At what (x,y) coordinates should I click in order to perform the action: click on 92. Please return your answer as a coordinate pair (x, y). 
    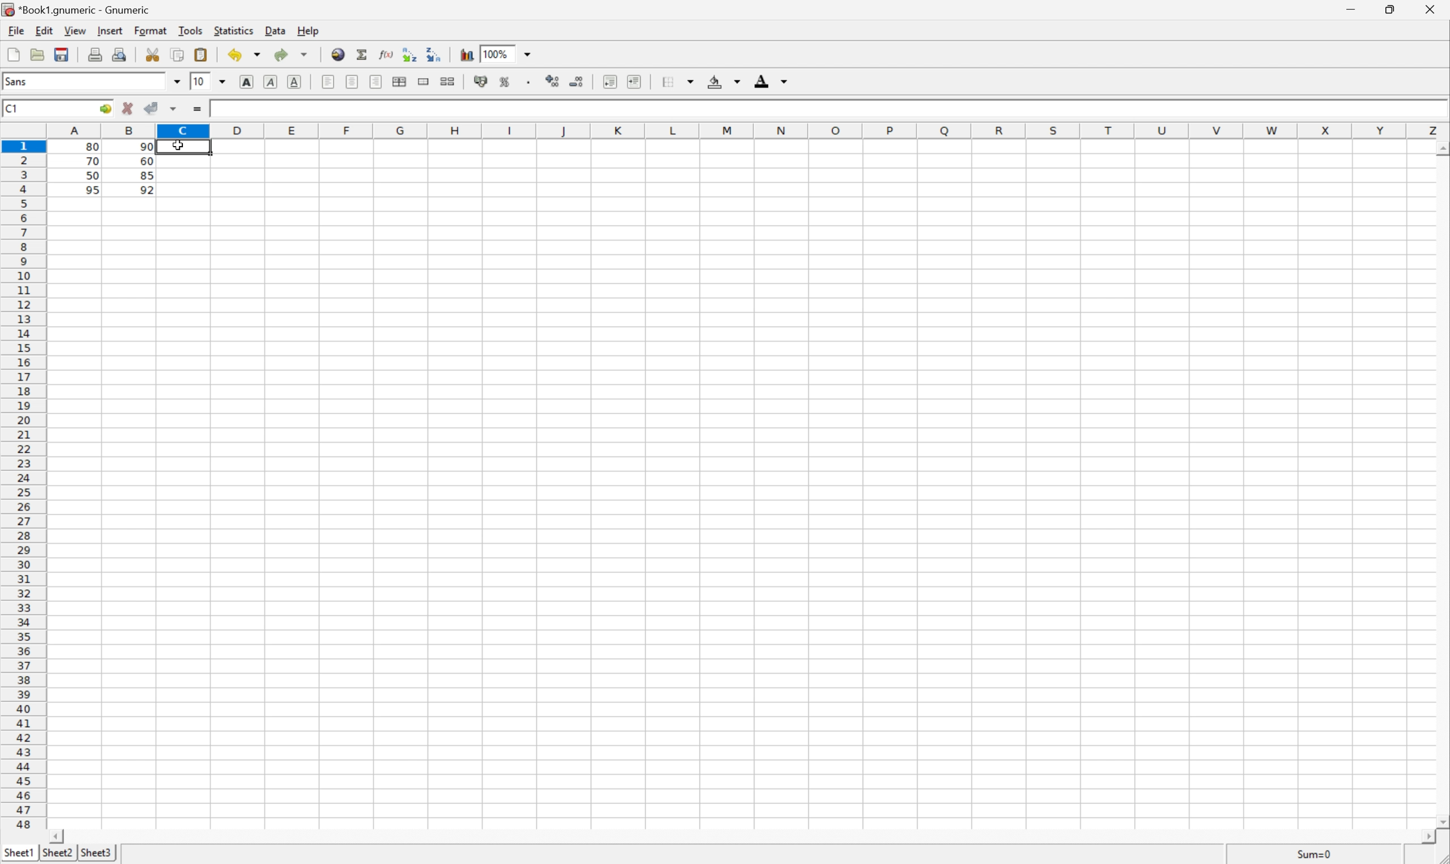
    Looking at the image, I should click on (147, 189).